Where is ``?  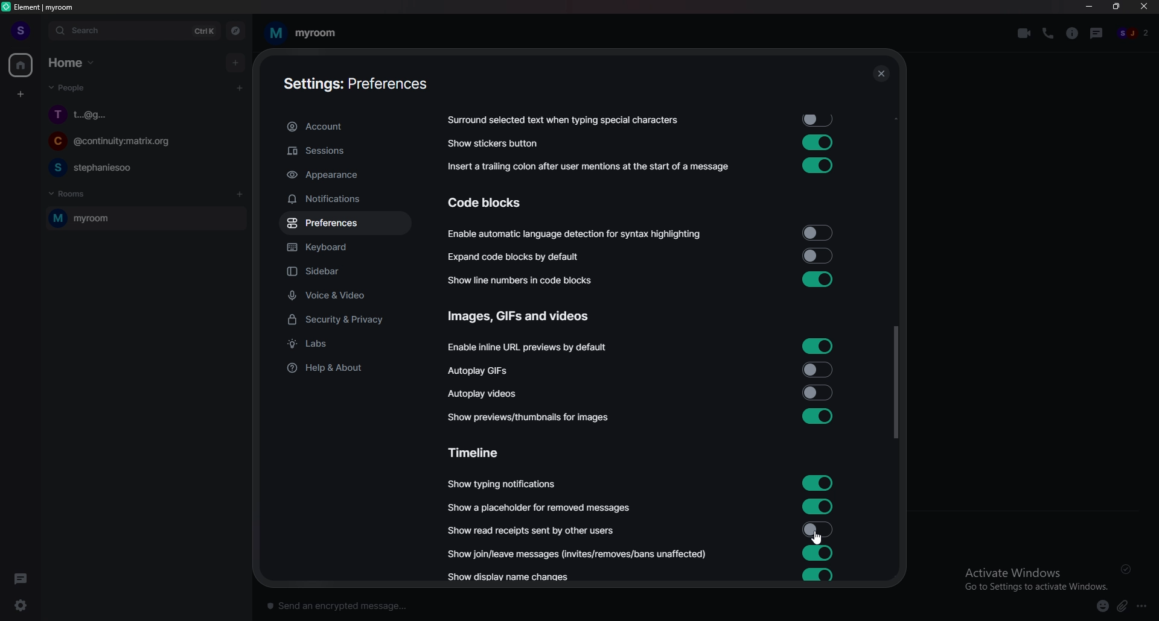
 is located at coordinates (1129, 569).